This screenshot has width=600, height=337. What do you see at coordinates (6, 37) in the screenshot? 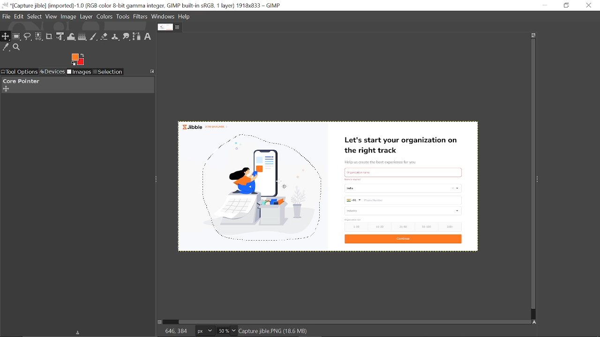
I see `Move tool` at bounding box center [6, 37].